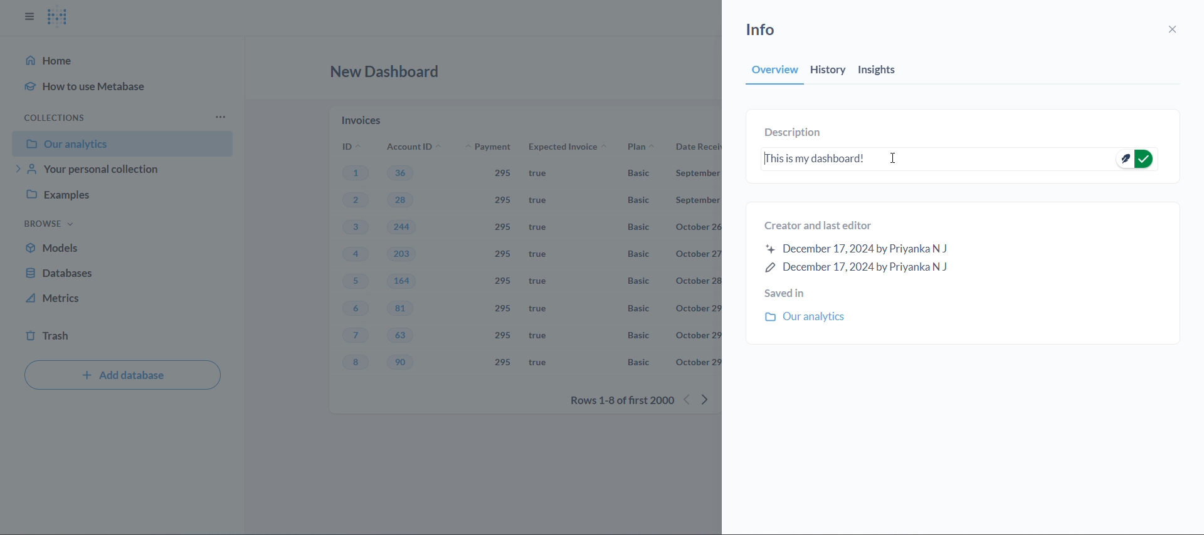 The width and height of the screenshot is (1204, 535). Describe the element at coordinates (58, 116) in the screenshot. I see `collection` at that location.